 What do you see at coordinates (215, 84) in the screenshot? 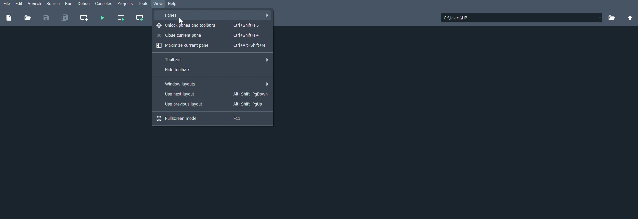
I see `Window layouts` at bounding box center [215, 84].